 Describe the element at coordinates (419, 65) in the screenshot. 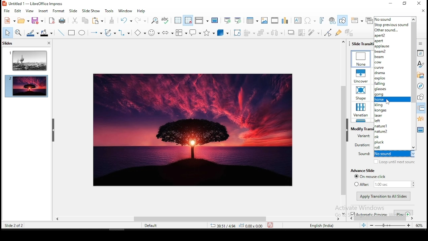

I see `styles` at that location.